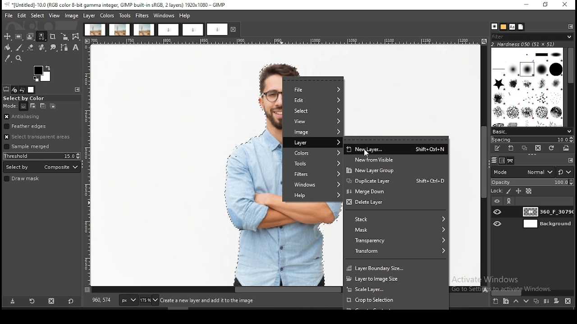 Image resolution: width=577 pixels, height=324 pixels. Describe the element at coordinates (65, 48) in the screenshot. I see `paths tool` at that location.